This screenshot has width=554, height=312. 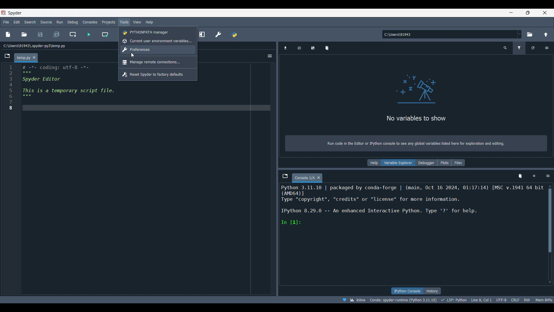 I want to click on Consoles menu, so click(x=90, y=22).